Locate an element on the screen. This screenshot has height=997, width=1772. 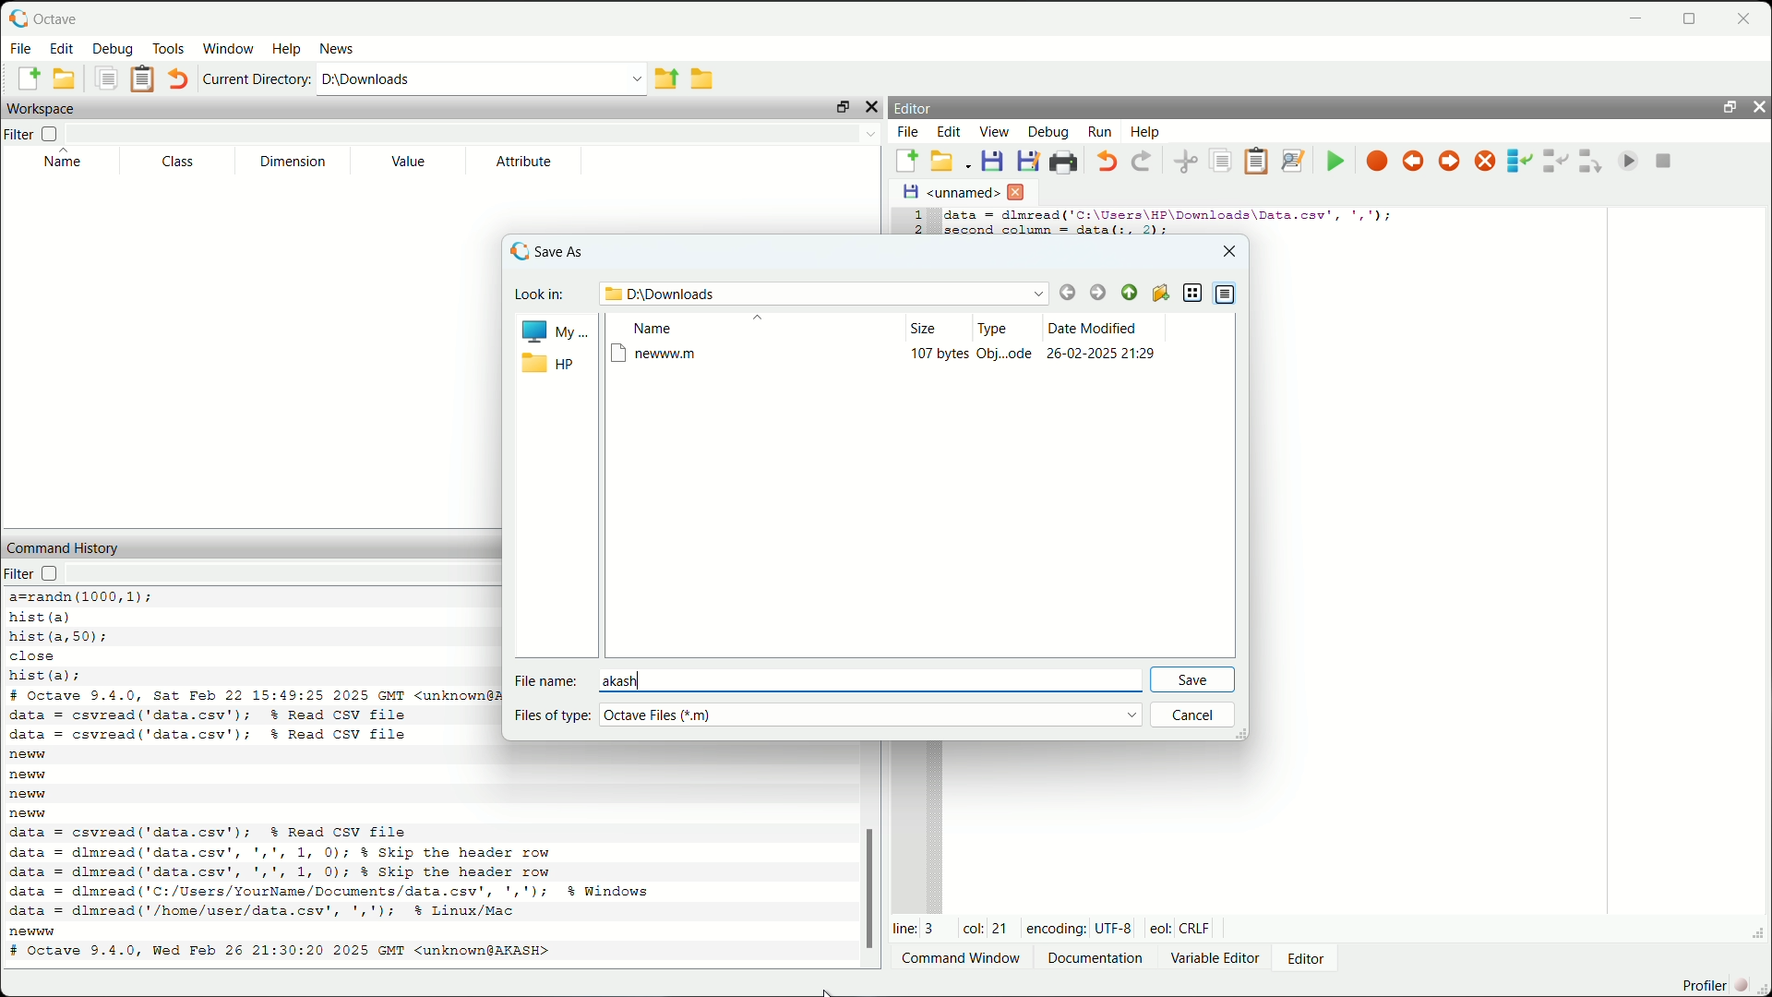
close is located at coordinates (1227, 253).